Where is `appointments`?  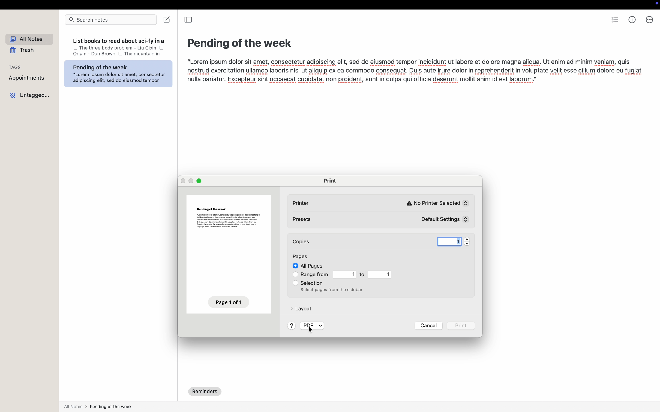 appointments is located at coordinates (27, 80).